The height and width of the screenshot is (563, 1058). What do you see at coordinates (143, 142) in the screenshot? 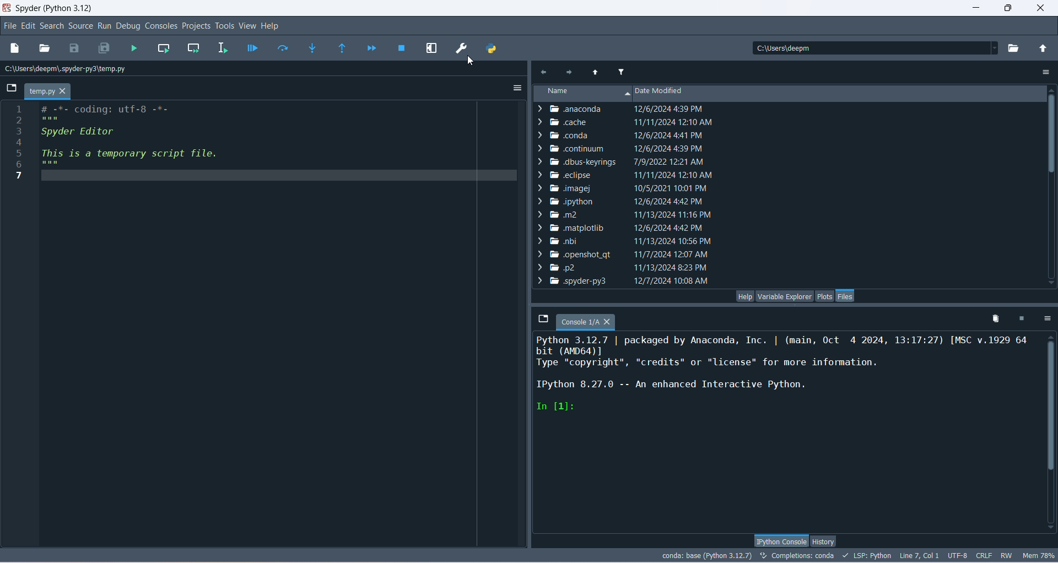
I see `editor pane text` at bounding box center [143, 142].